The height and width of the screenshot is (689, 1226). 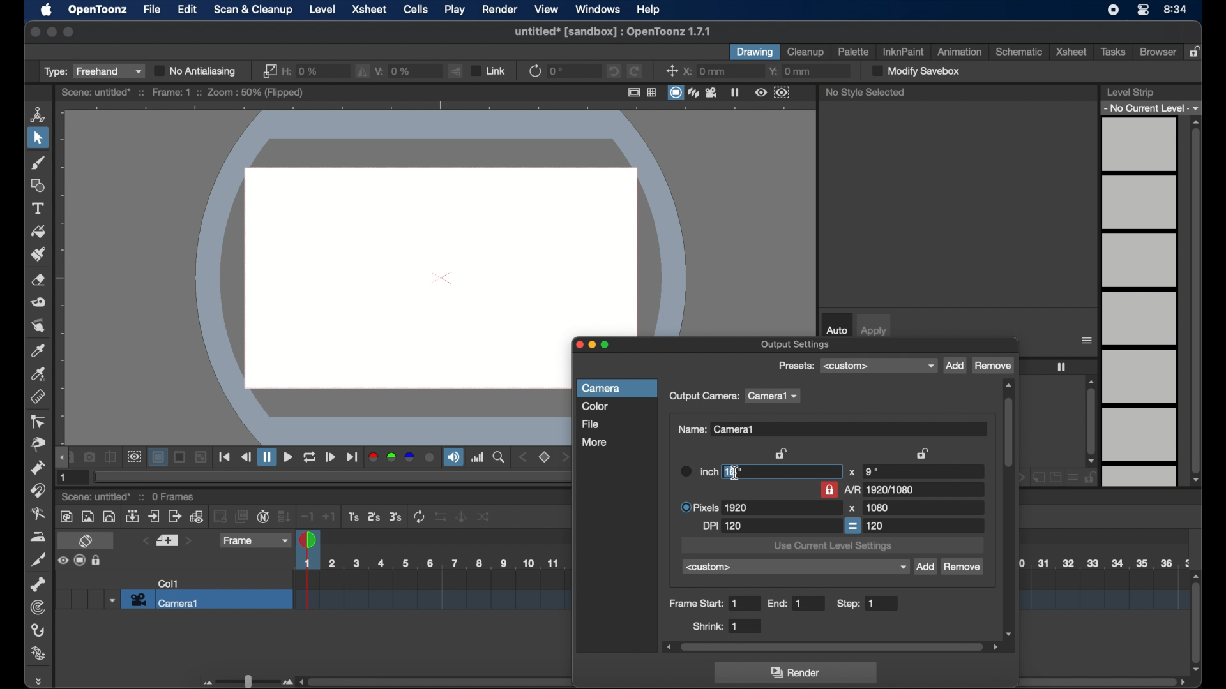 I want to click on fill tool, so click(x=39, y=232).